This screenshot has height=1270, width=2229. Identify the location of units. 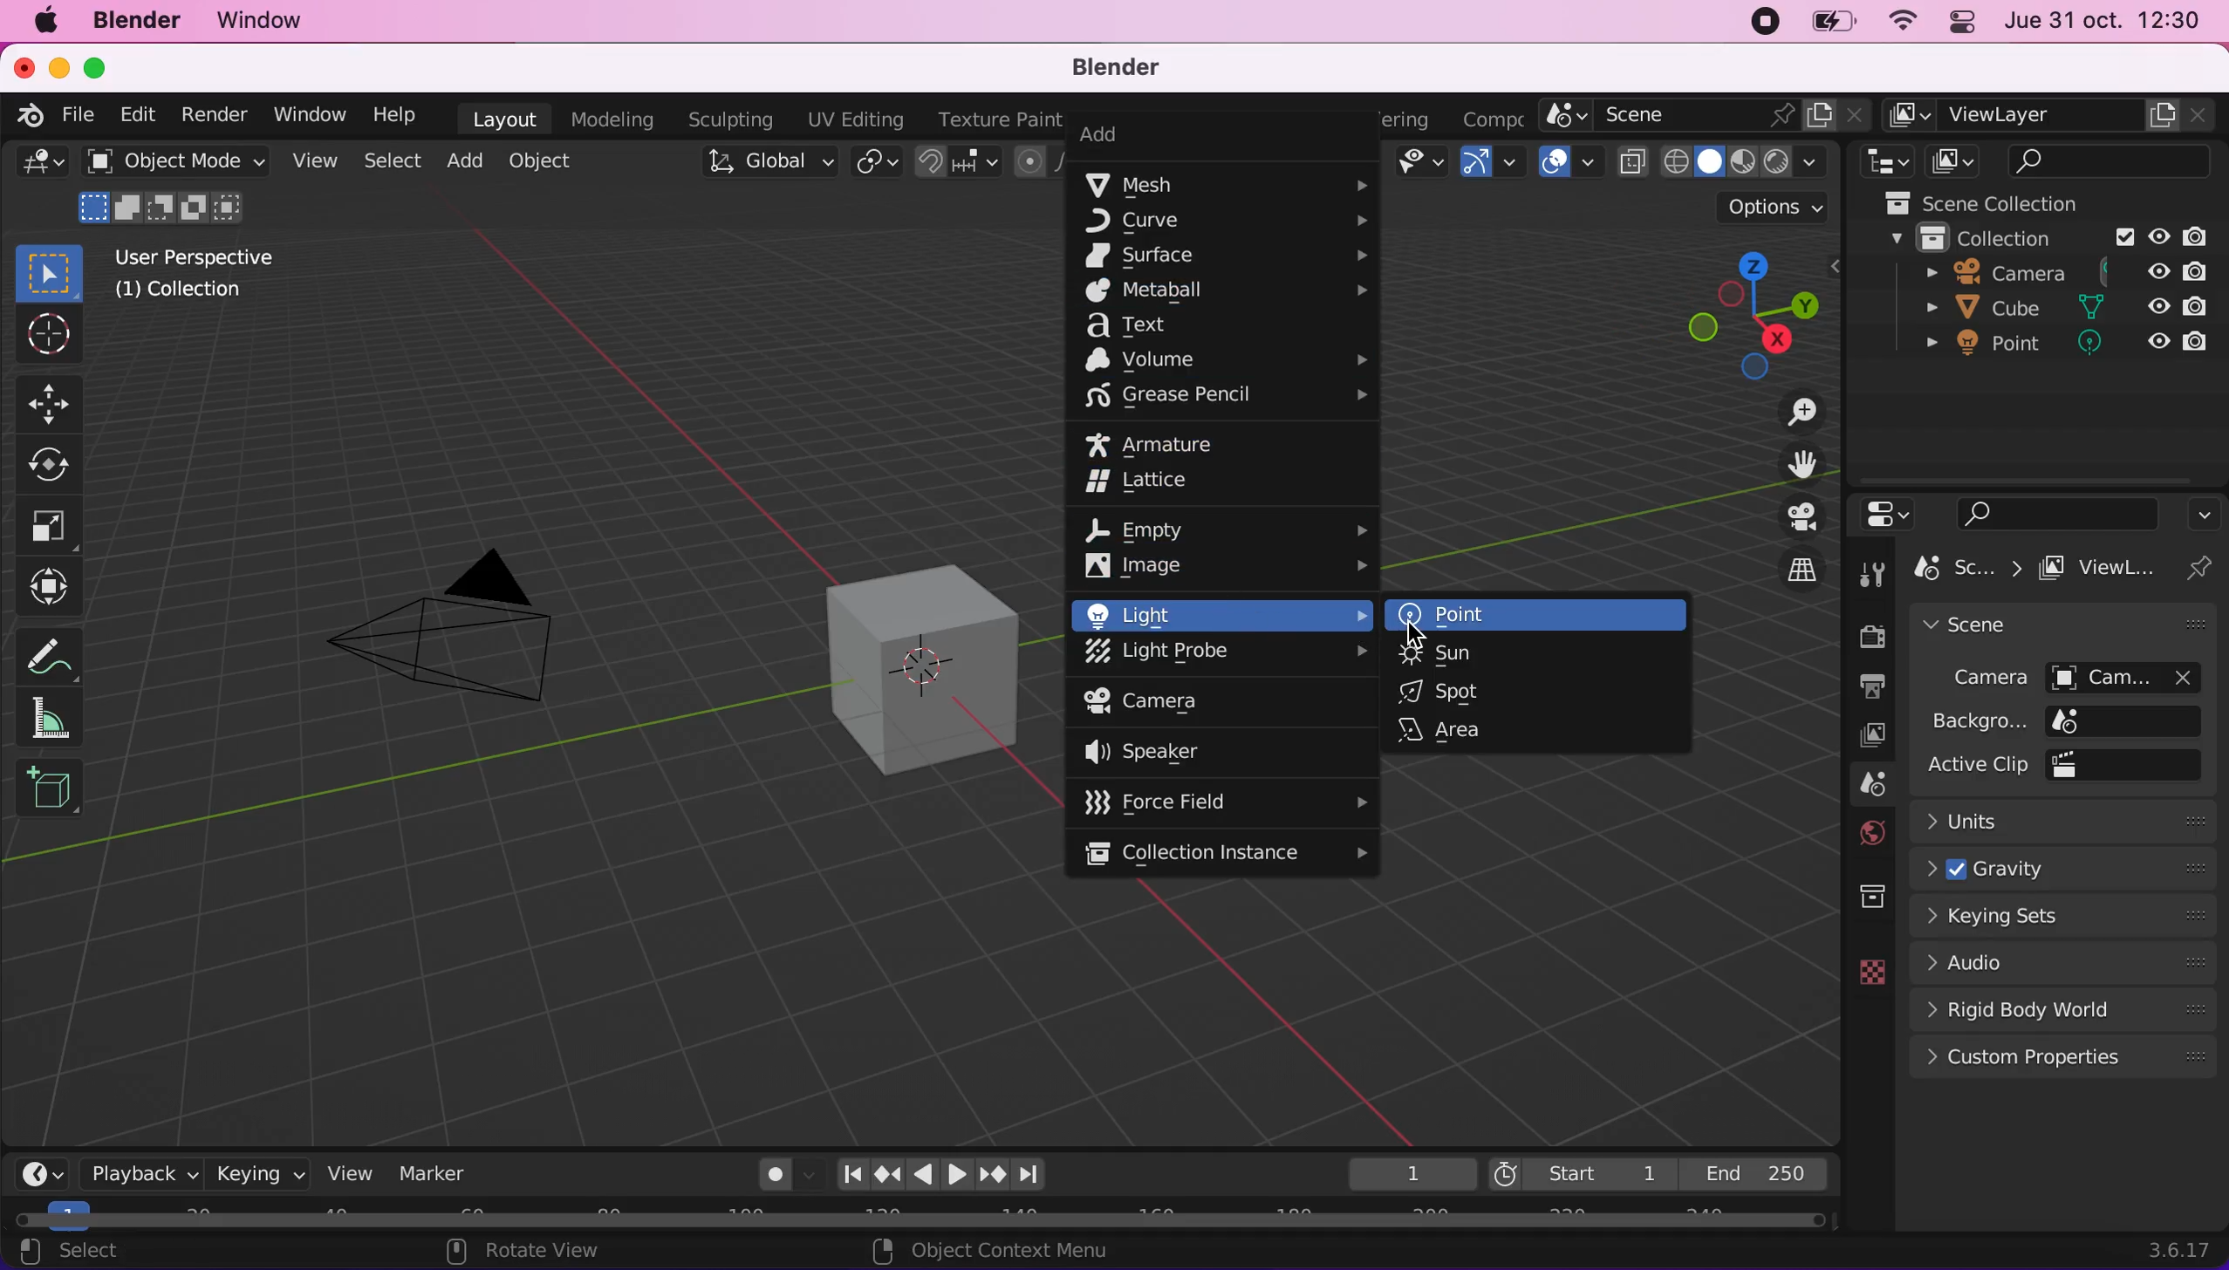
(2068, 824).